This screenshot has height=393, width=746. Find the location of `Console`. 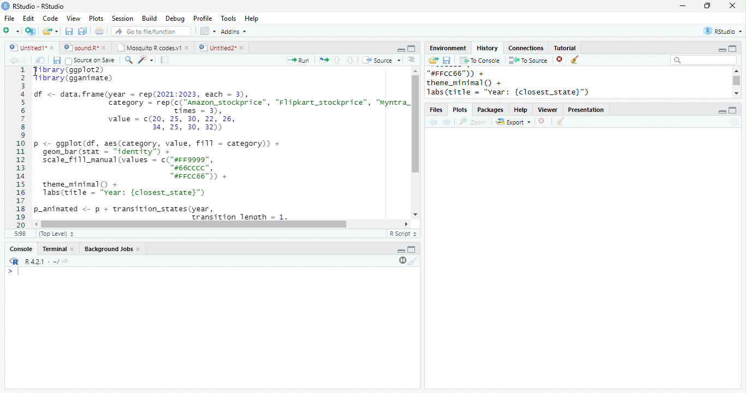

Console is located at coordinates (21, 249).